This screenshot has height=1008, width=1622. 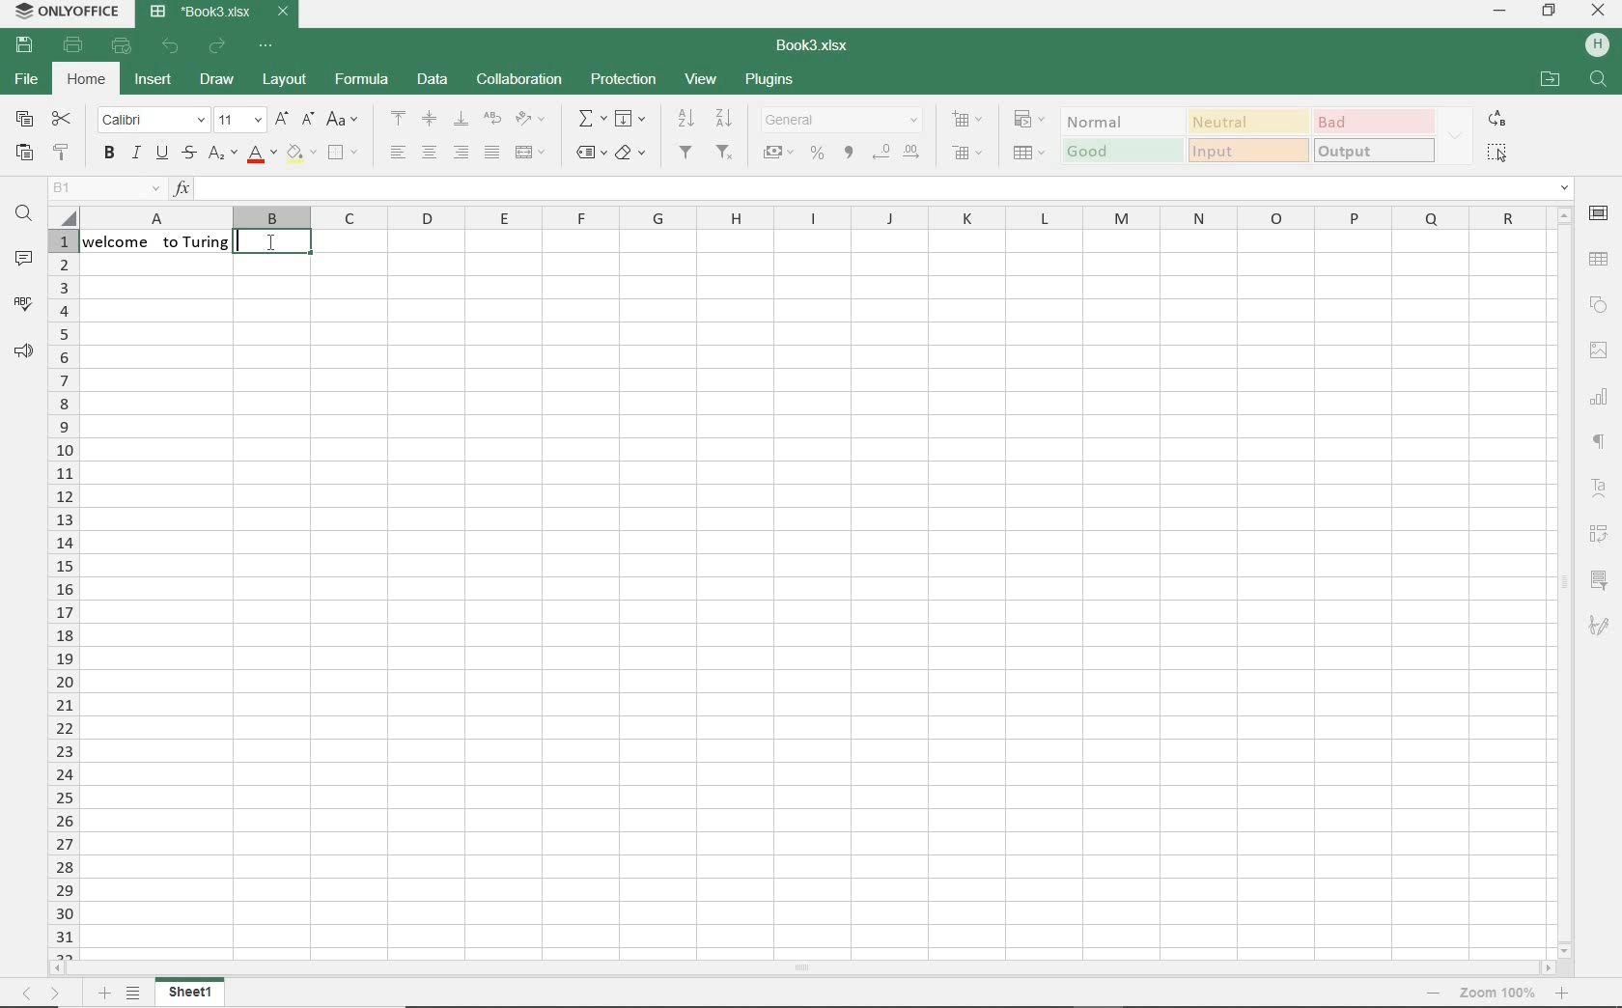 What do you see at coordinates (343, 154) in the screenshot?
I see `borders` at bounding box center [343, 154].